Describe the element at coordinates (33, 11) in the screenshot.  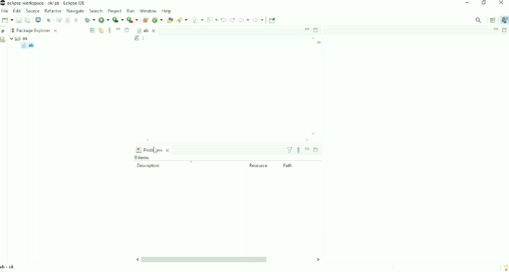
I see `Source` at that location.